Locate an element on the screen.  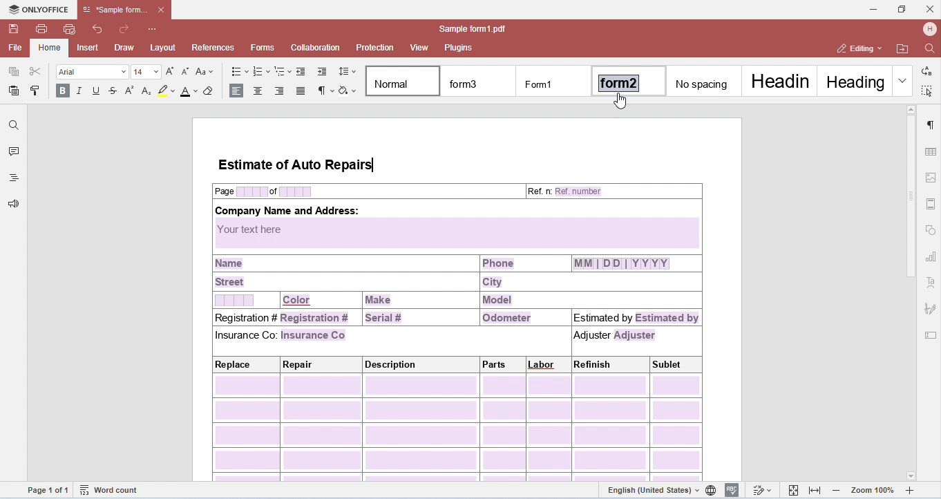
sample form1.pdf is located at coordinates (468, 29).